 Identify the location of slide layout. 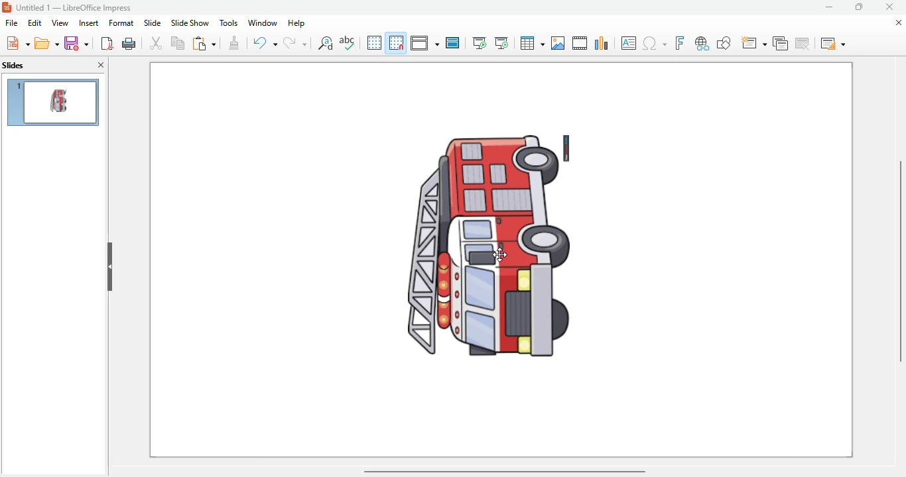
(832, 42).